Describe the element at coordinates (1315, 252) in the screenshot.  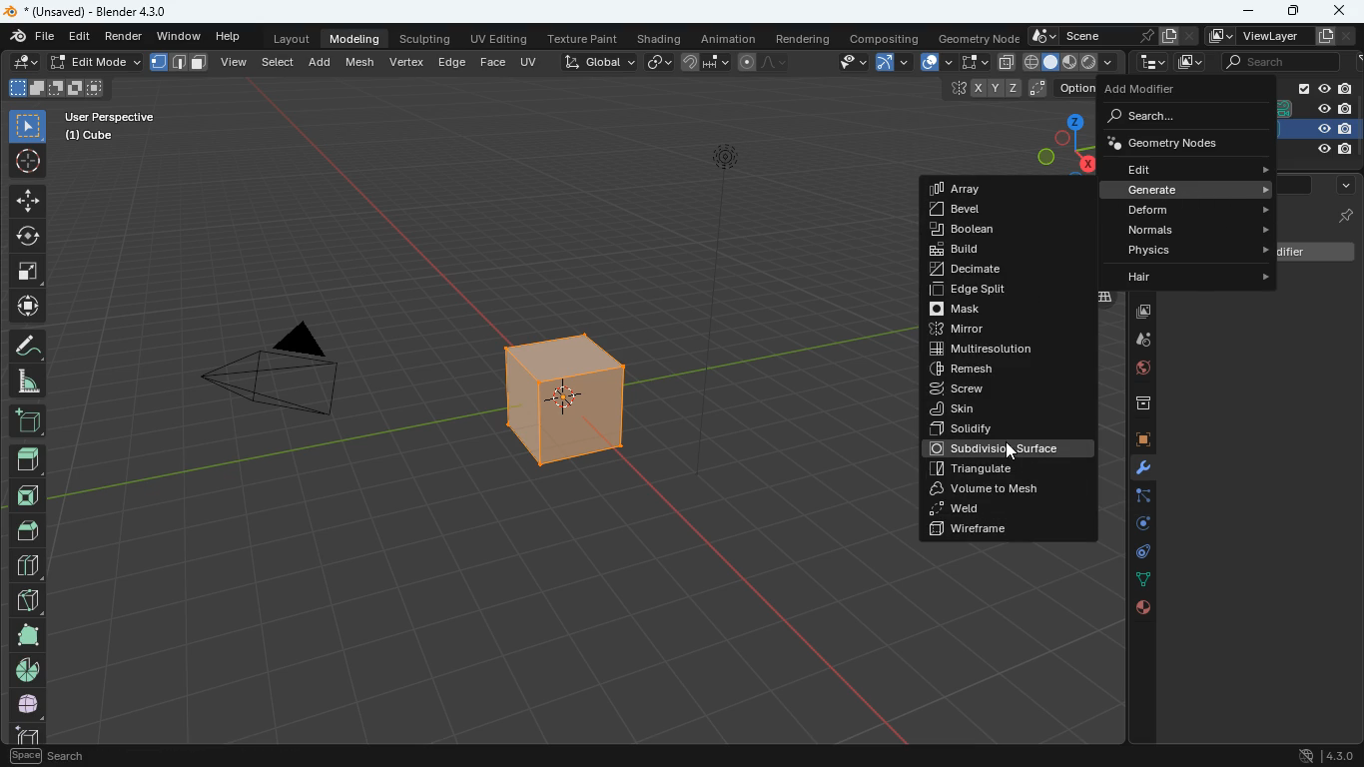
I see `add modifiet` at that location.